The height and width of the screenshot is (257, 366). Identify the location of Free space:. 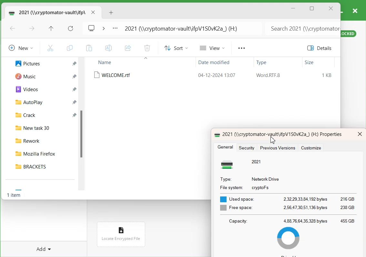
(237, 208).